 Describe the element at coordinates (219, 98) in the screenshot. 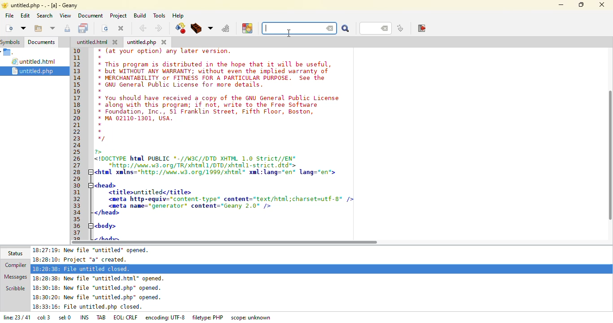

I see `* You should have received a copy of the GNU General Public License` at that location.